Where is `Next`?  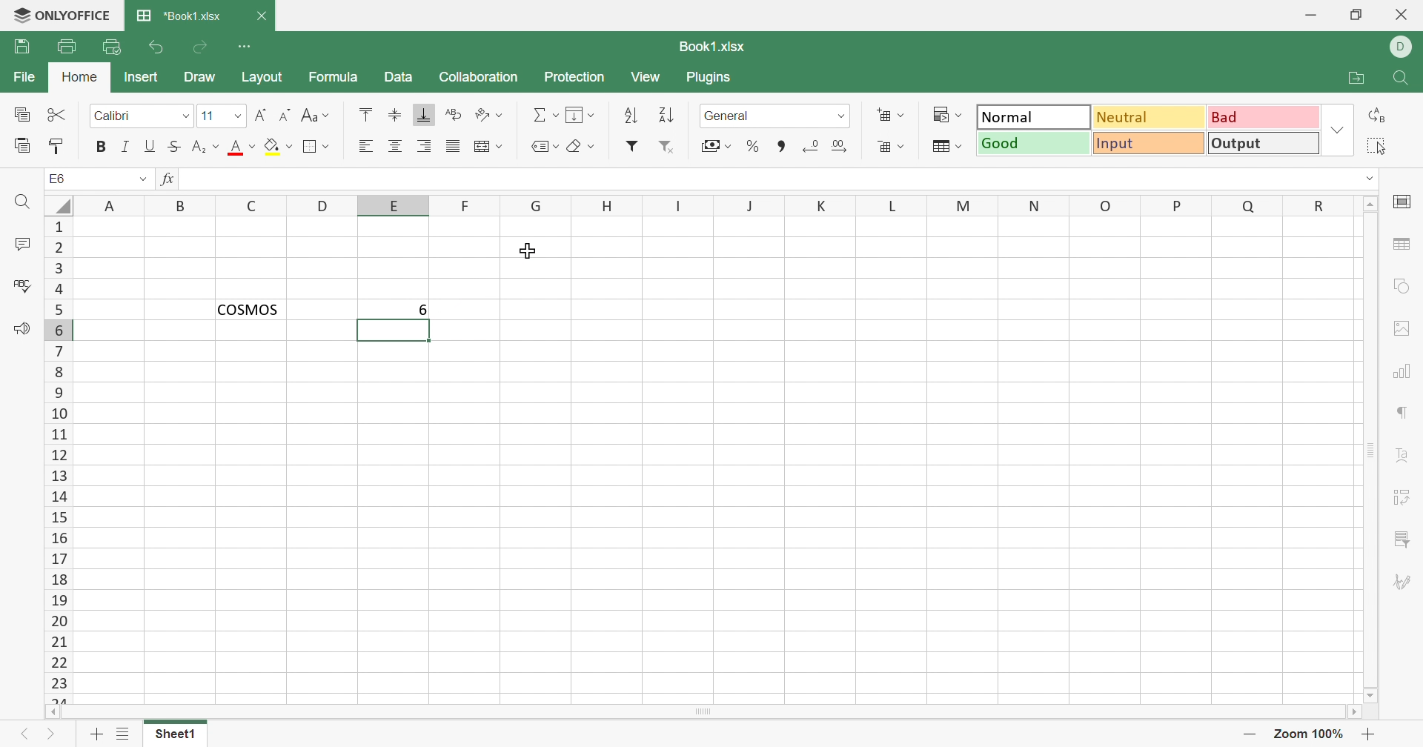 Next is located at coordinates (52, 737).